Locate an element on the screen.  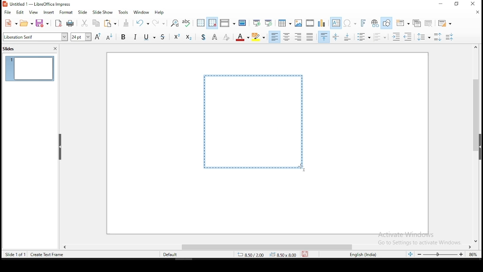
close window is located at coordinates (474, 5).